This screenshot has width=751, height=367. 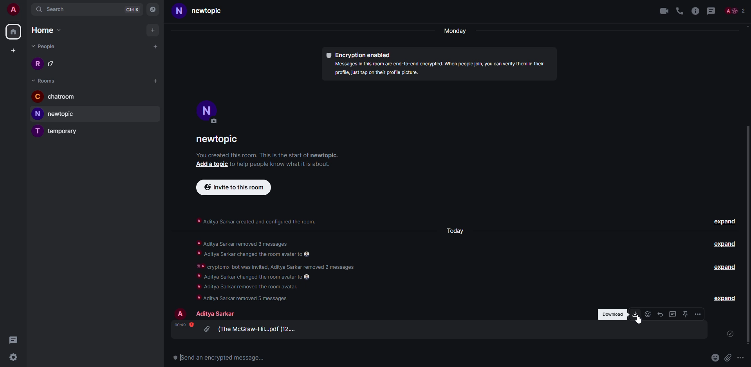 I want to click on options, so click(x=698, y=314).